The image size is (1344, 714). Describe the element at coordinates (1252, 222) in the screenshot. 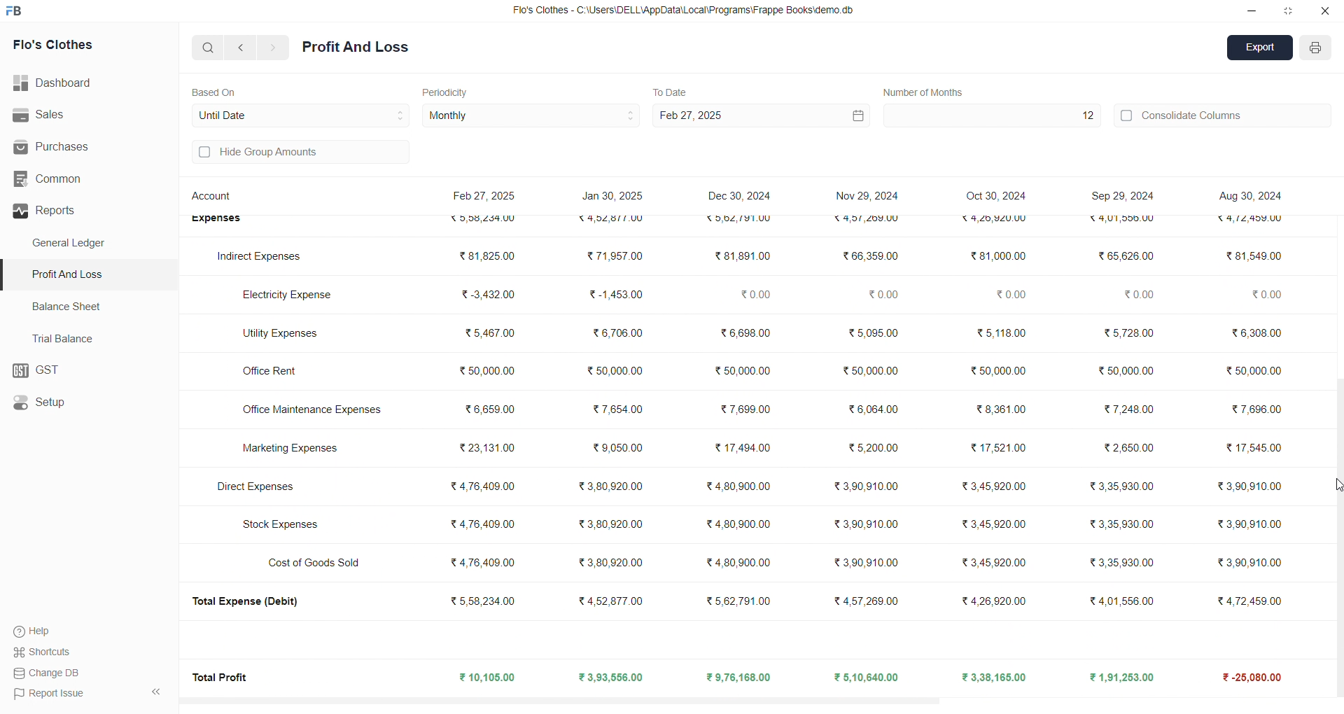

I see `€4,72,459.00` at that location.